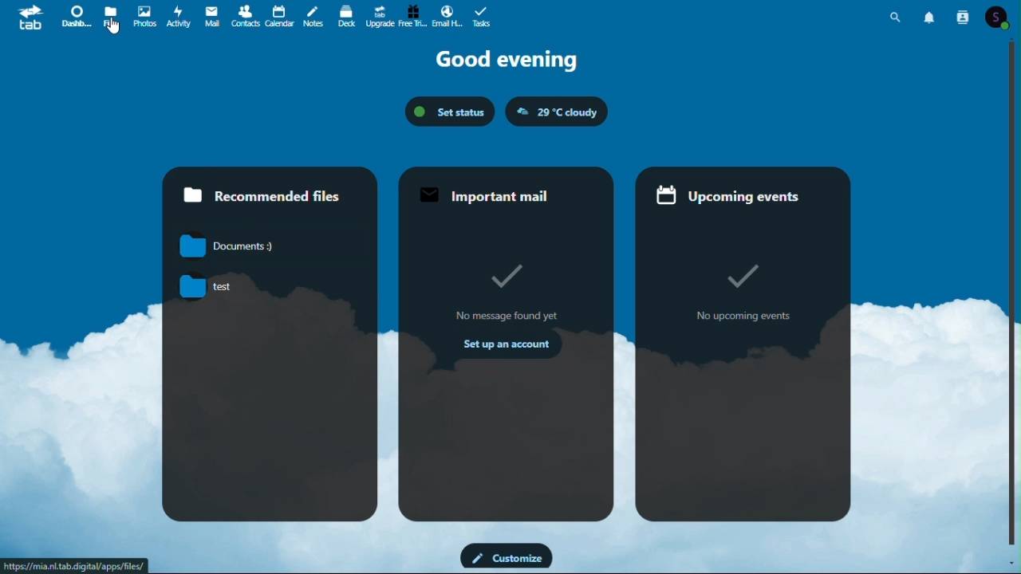  What do you see at coordinates (507, 59) in the screenshot?
I see `good evening` at bounding box center [507, 59].